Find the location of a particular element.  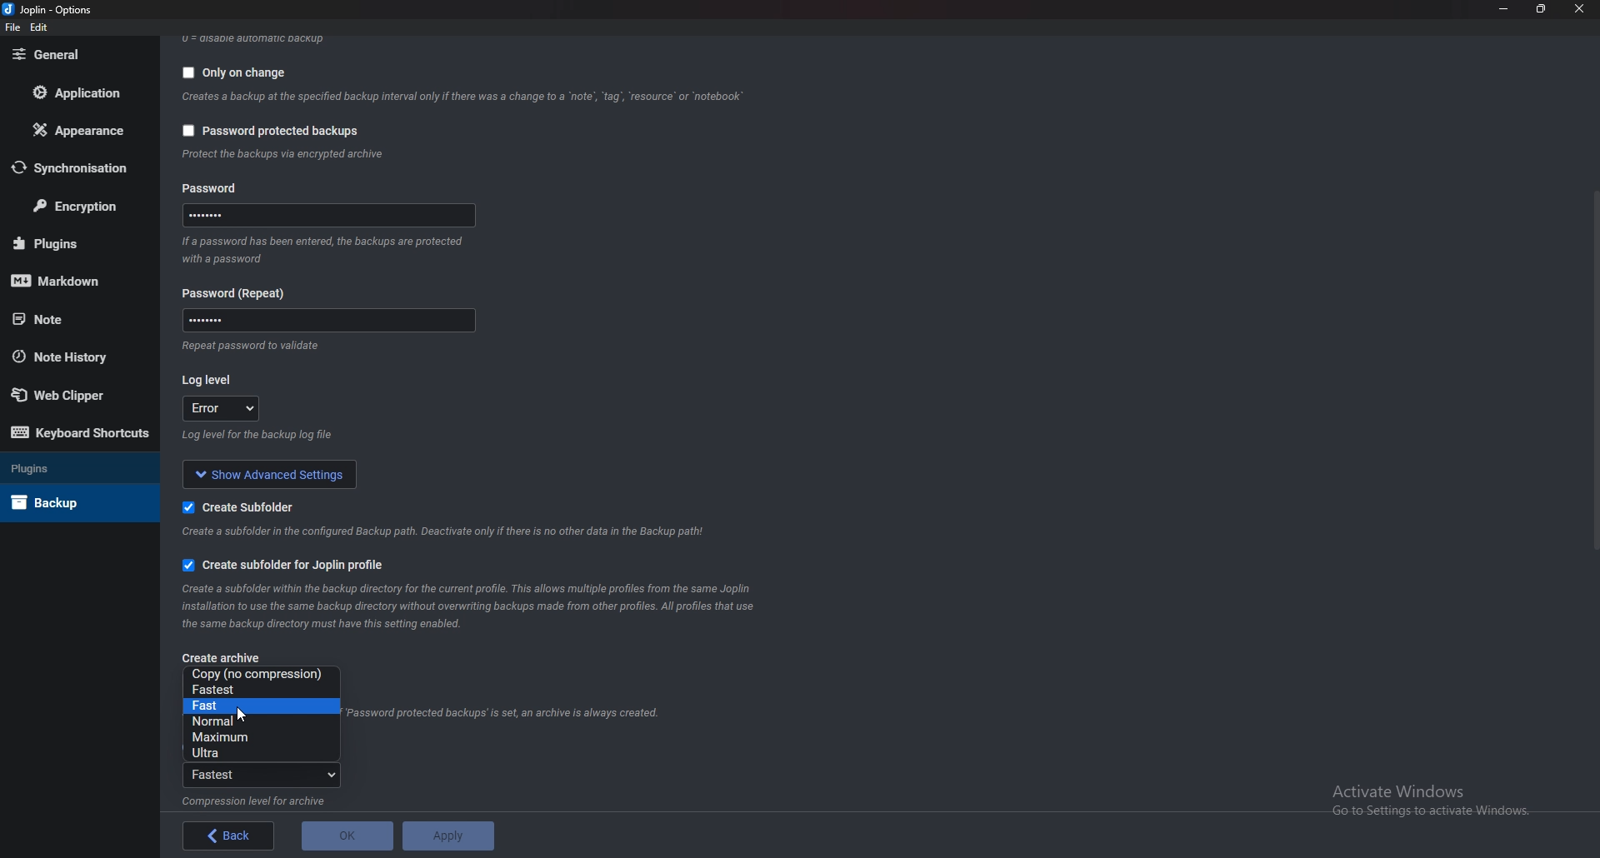

Log level is located at coordinates (209, 381).